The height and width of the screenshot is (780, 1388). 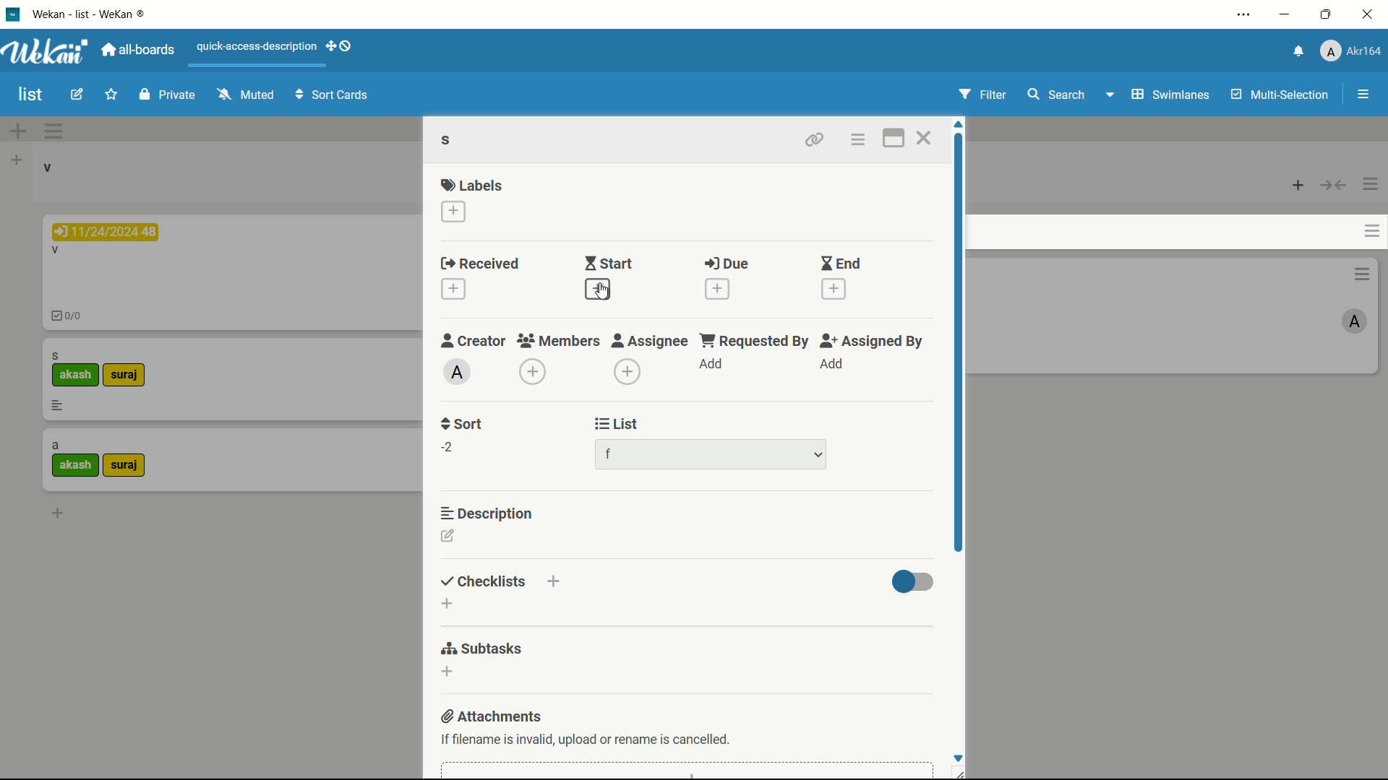 I want to click on close card, so click(x=925, y=139).